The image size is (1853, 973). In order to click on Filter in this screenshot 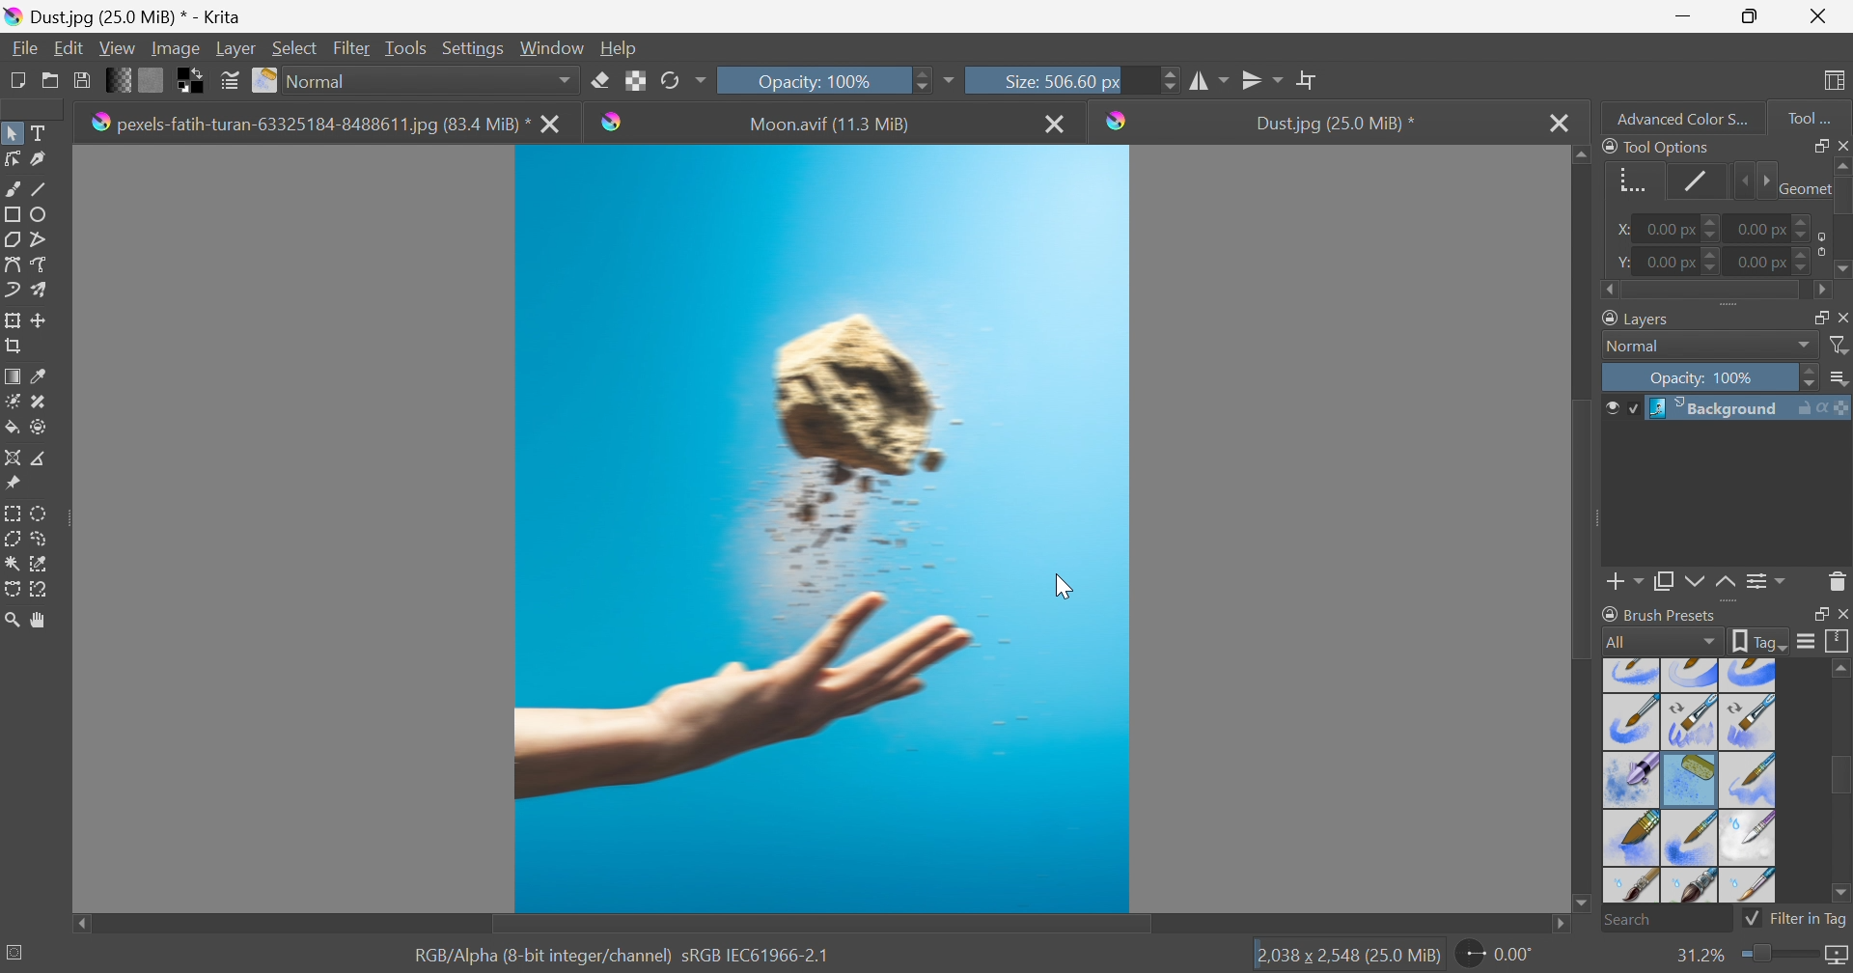, I will do `click(1840, 346)`.